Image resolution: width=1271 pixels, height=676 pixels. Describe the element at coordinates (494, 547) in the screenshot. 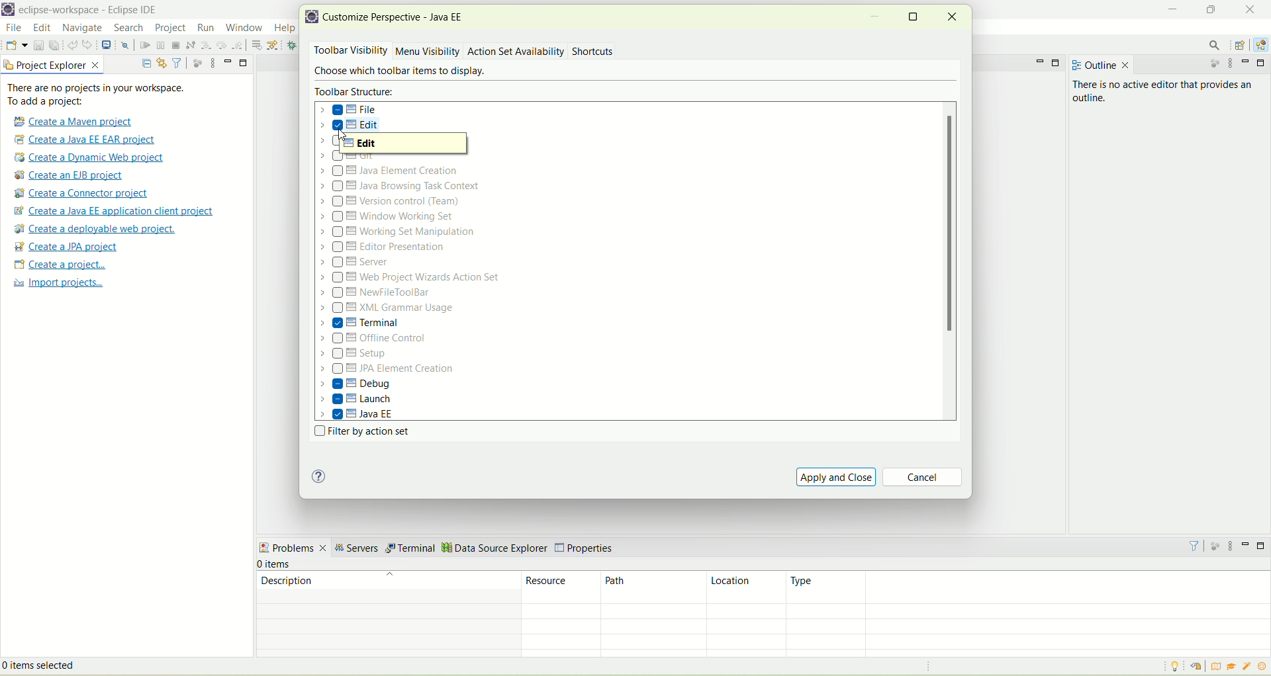

I see `data source explorer` at that location.